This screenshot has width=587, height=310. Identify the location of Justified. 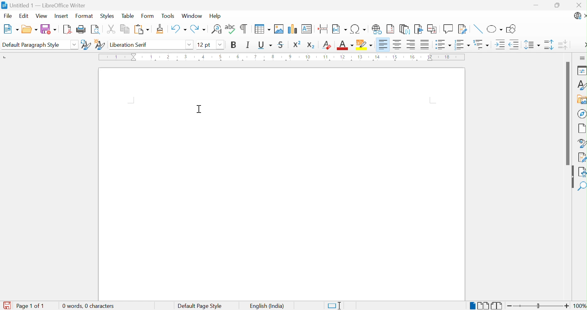
(426, 44).